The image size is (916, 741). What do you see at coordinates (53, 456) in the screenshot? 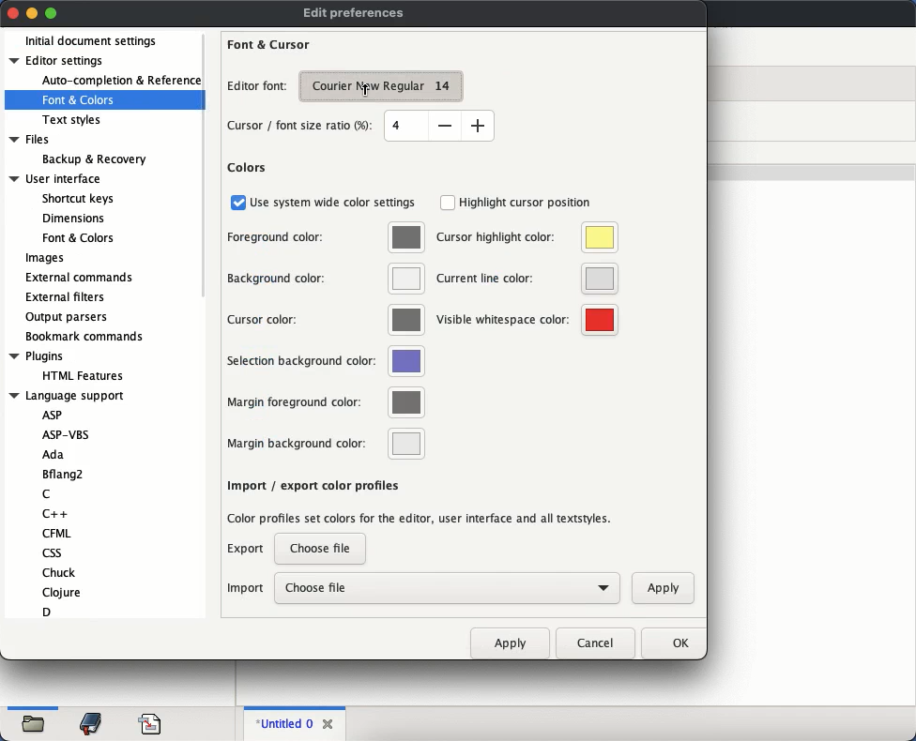
I see `Ada` at bounding box center [53, 456].